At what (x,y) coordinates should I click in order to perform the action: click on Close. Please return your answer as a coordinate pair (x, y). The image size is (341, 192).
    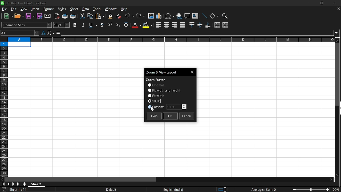
    Looking at the image, I should click on (193, 72).